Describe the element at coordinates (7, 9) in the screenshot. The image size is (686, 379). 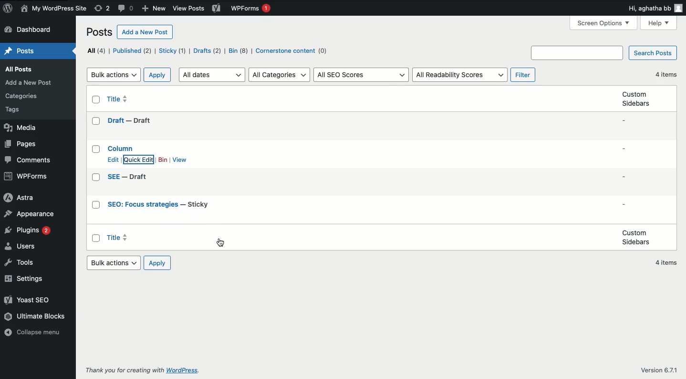
I see `Logo` at that location.